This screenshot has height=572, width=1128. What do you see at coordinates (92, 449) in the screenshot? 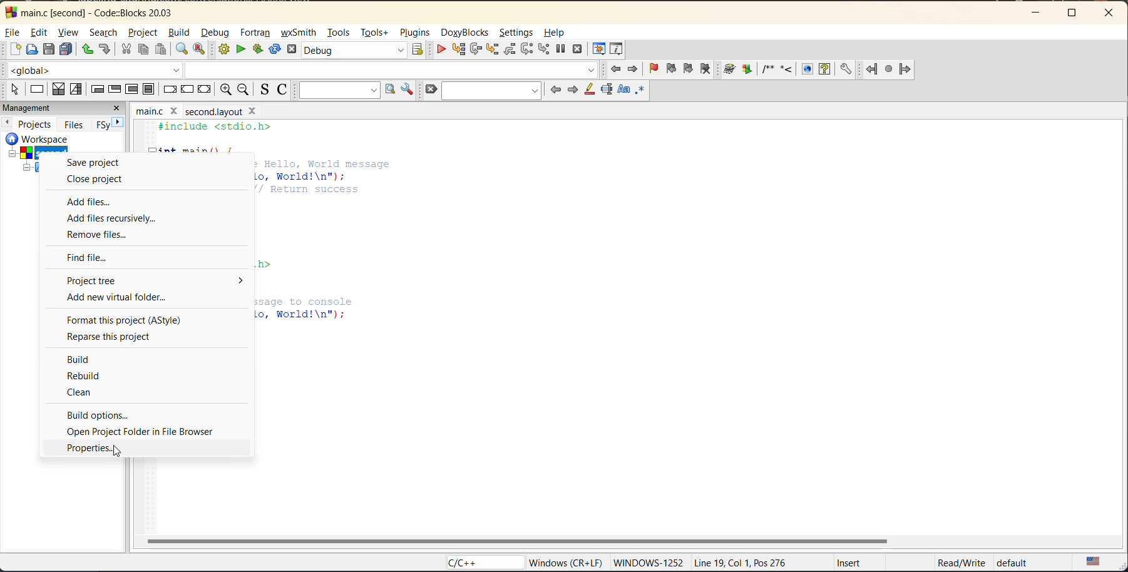
I see `properties` at bounding box center [92, 449].